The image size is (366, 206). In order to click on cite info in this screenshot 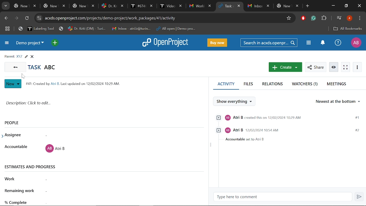, I will do `click(39, 18)`.